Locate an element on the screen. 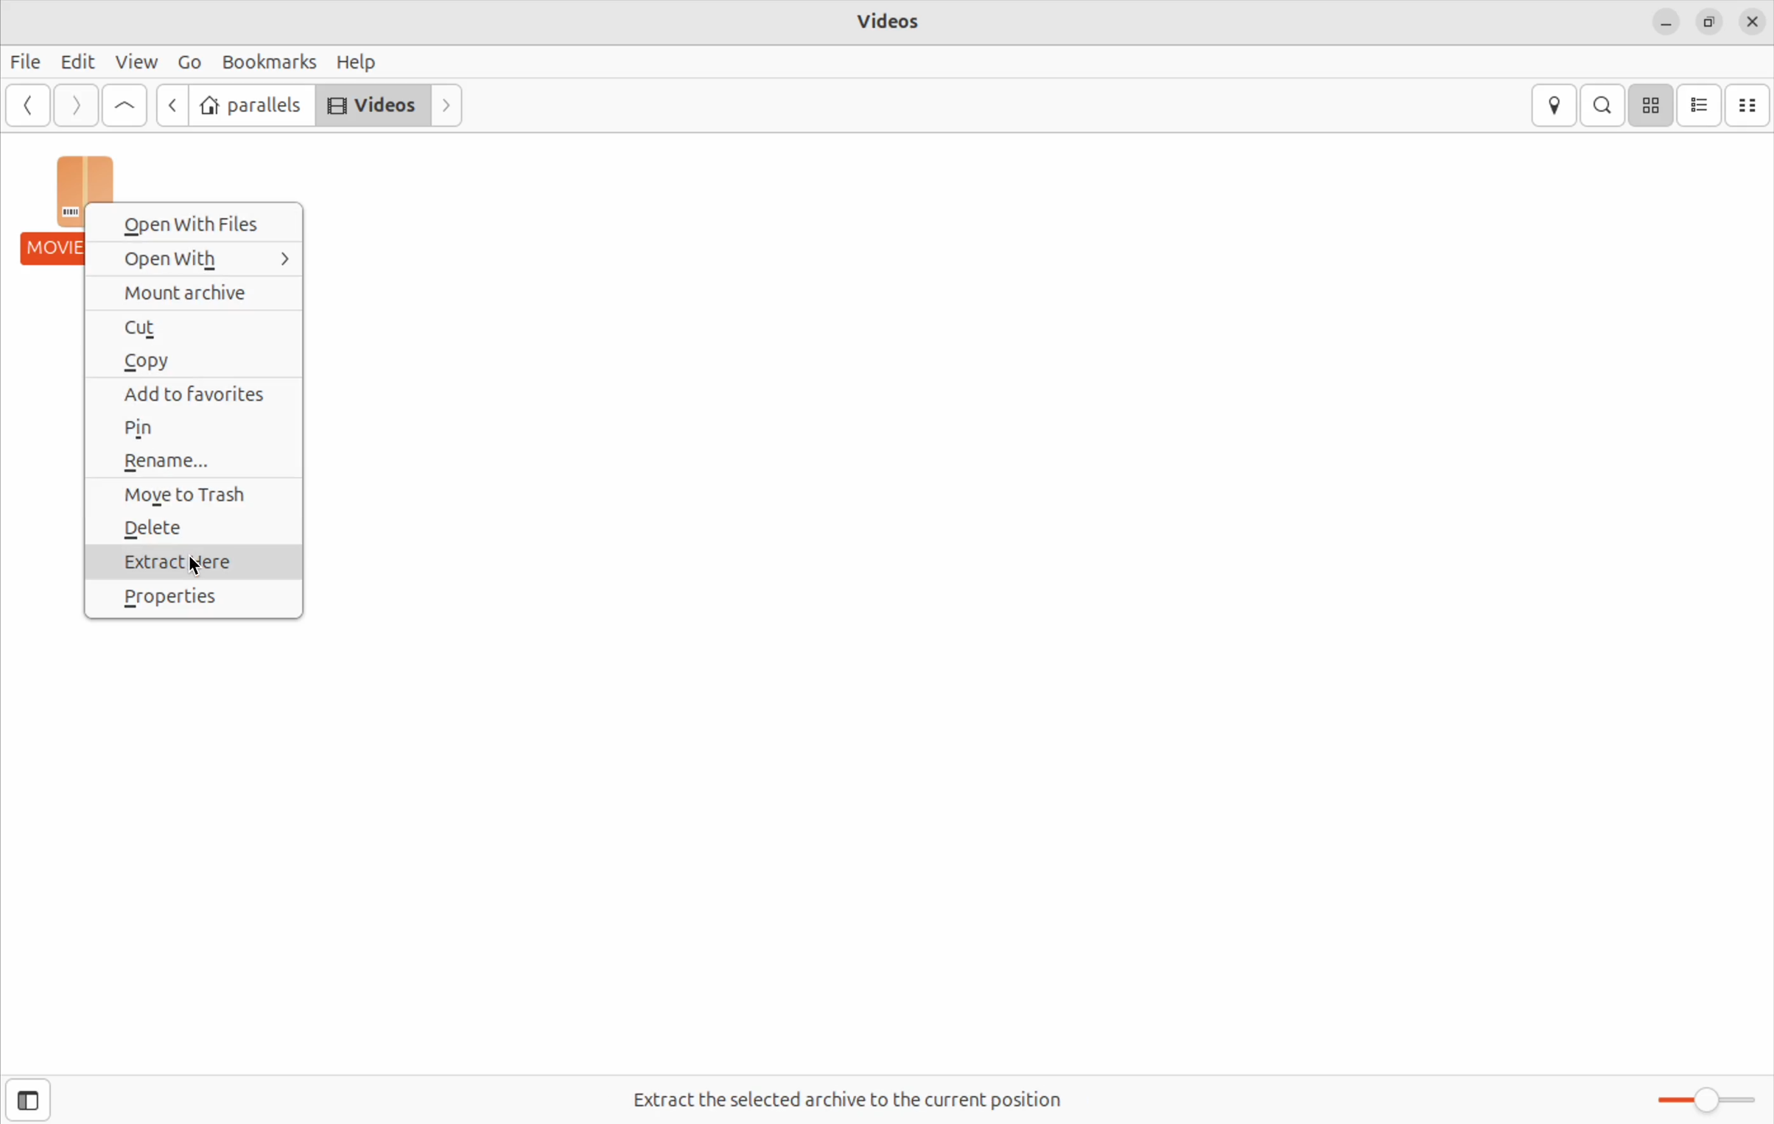 The height and width of the screenshot is (1124, 1774). add to favourites is located at coordinates (201, 395).